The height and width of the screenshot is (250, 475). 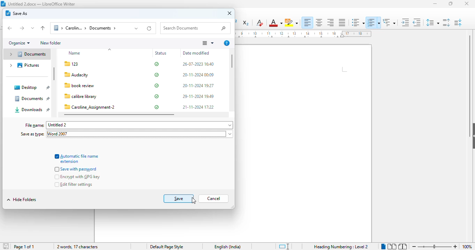 What do you see at coordinates (471, 76) in the screenshot?
I see `vertical scroll bar` at bounding box center [471, 76].